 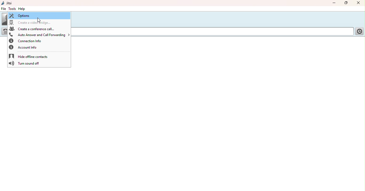 What do you see at coordinates (3, 9) in the screenshot?
I see `file` at bounding box center [3, 9].